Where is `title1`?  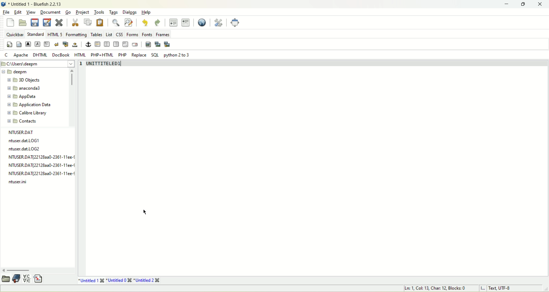 title1 is located at coordinates (91, 279).